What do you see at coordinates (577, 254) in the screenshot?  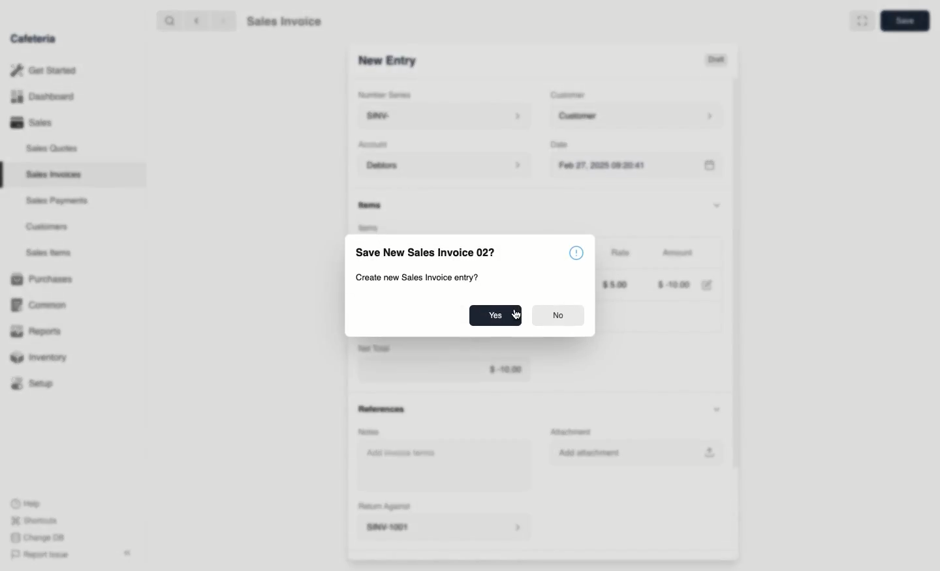 I see `Icon` at bounding box center [577, 254].